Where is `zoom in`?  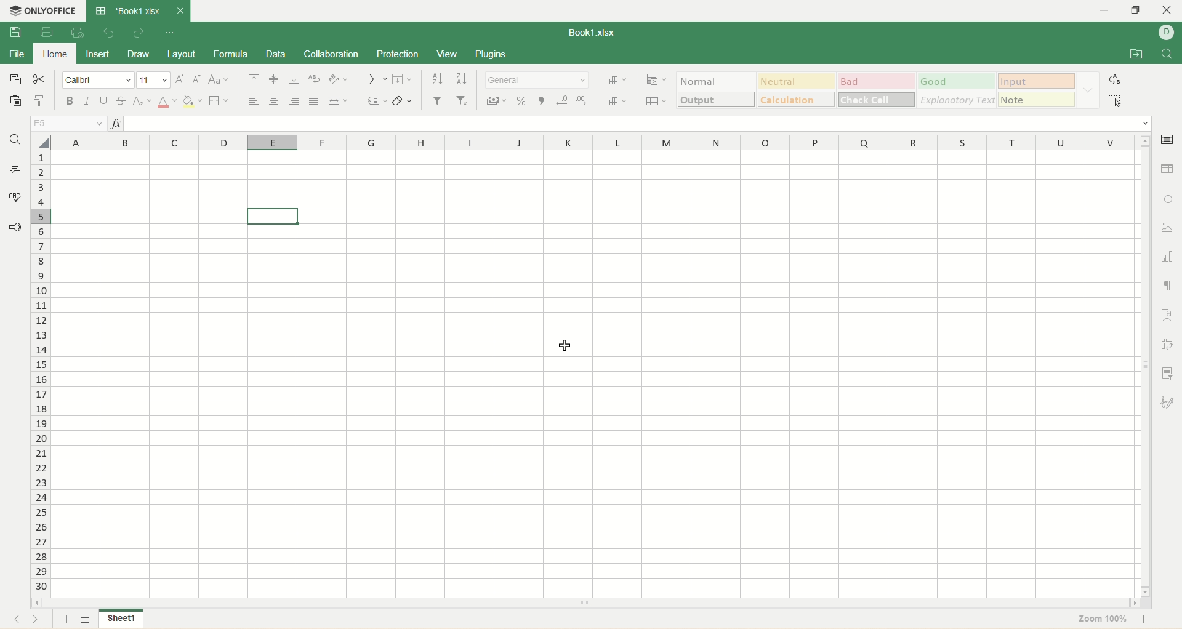 zoom in is located at coordinates (1148, 620).